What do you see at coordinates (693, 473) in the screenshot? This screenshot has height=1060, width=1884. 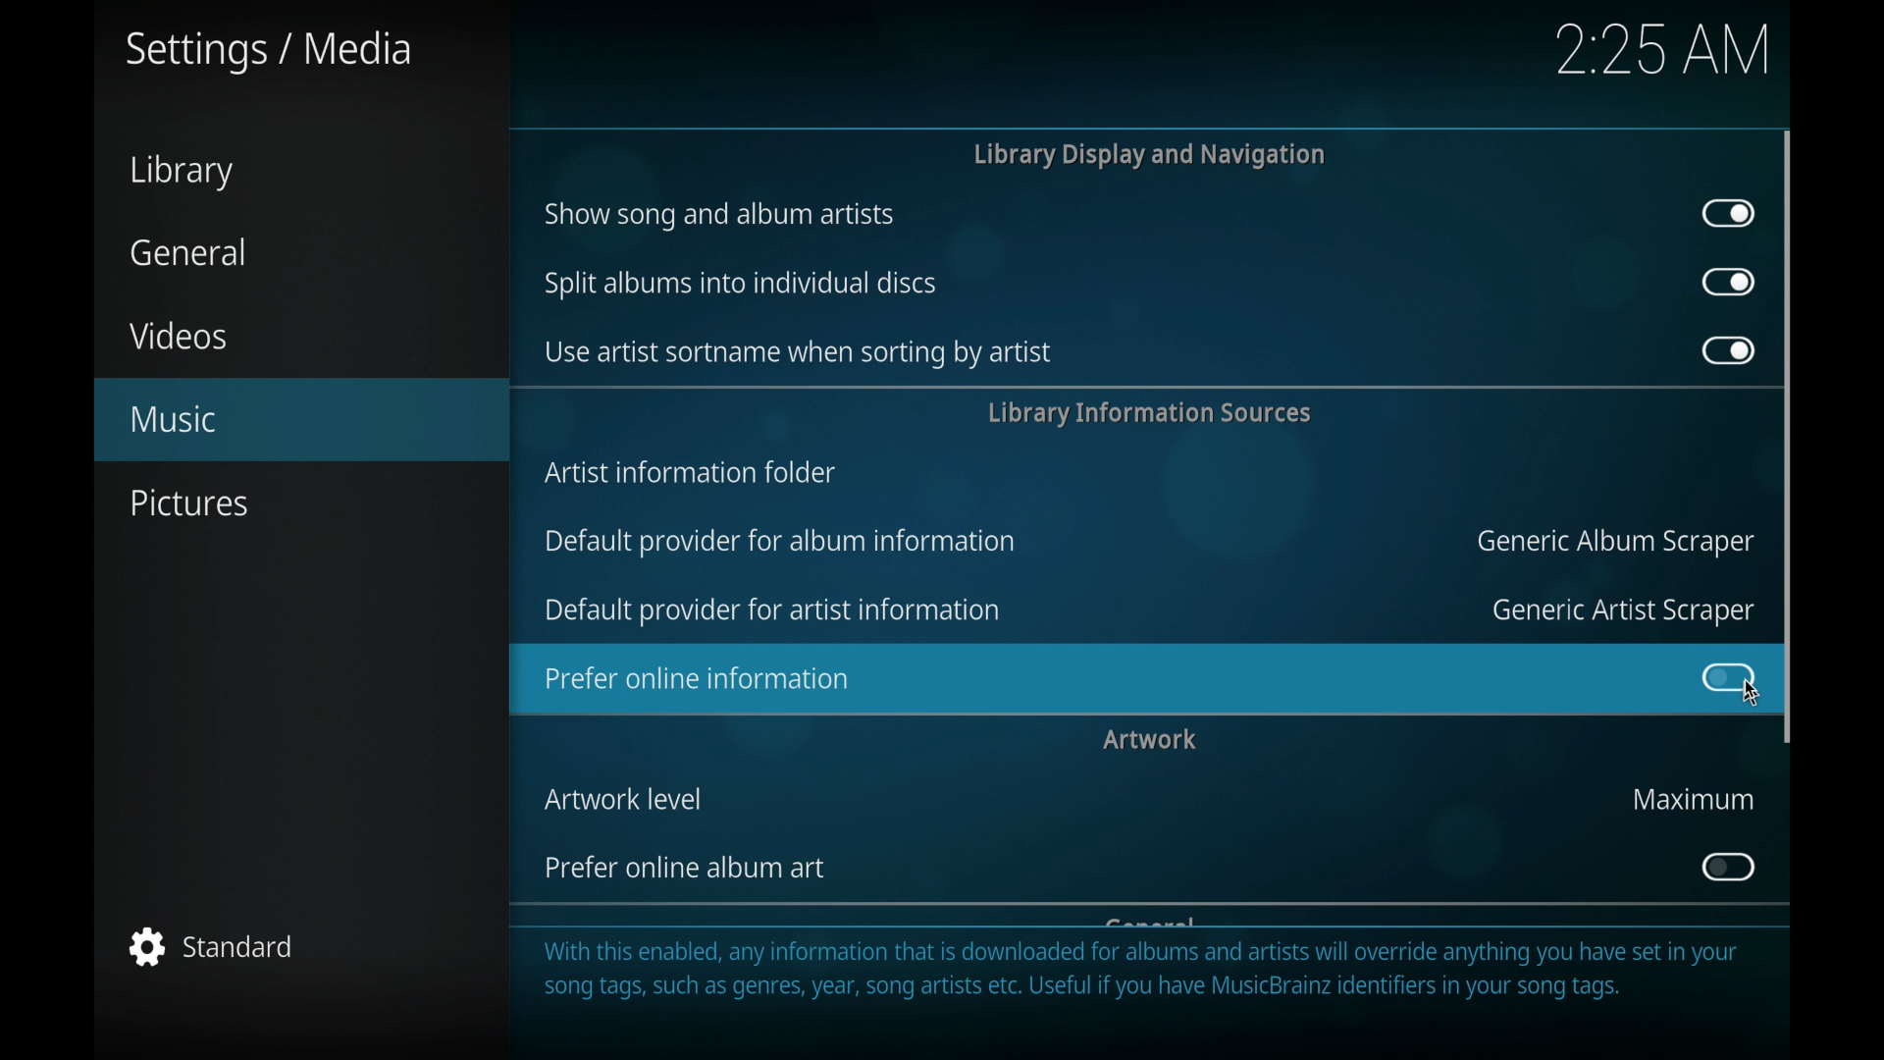 I see `artist information folder` at bounding box center [693, 473].